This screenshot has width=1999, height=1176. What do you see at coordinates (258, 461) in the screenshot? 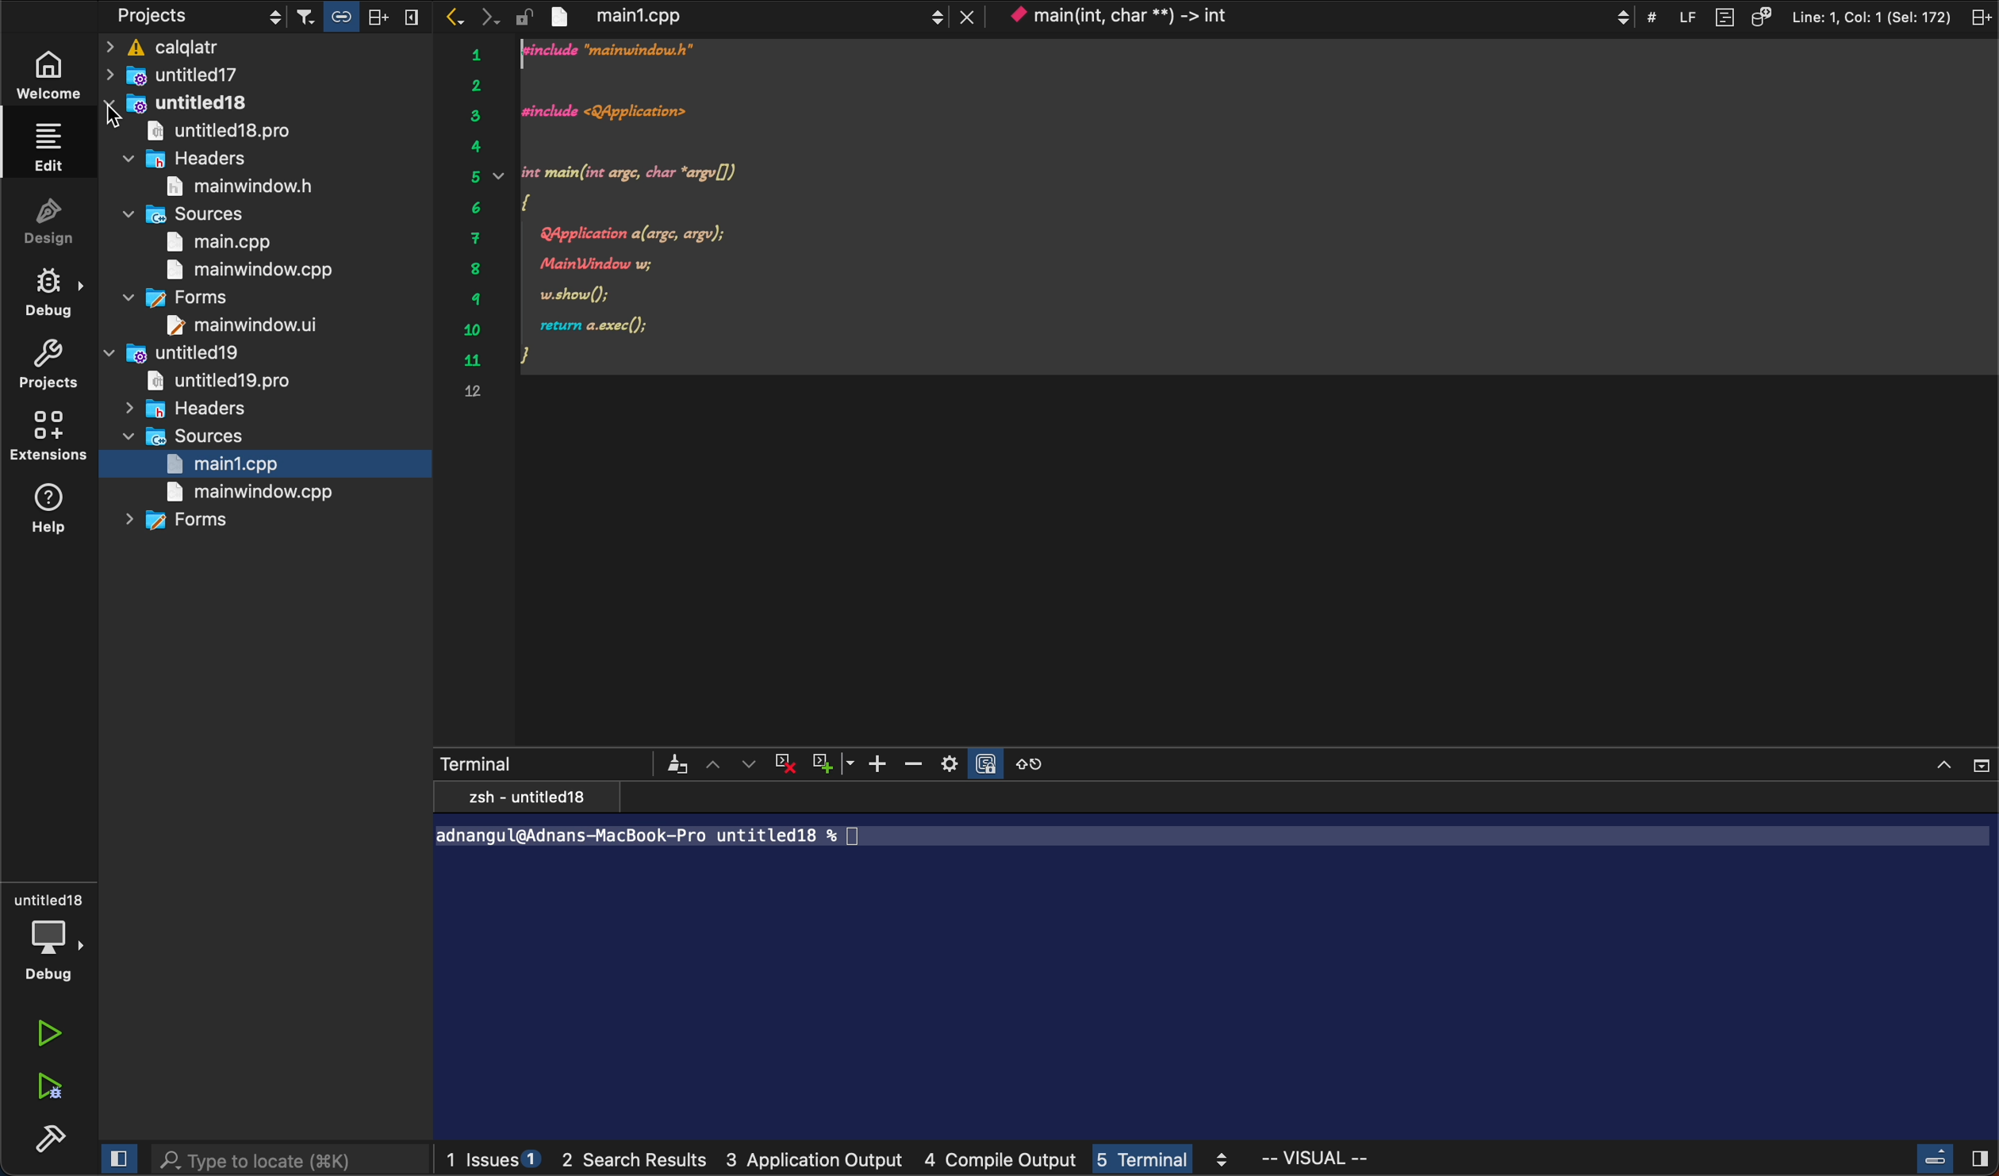
I see `main 1.cpp` at bounding box center [258, 461].